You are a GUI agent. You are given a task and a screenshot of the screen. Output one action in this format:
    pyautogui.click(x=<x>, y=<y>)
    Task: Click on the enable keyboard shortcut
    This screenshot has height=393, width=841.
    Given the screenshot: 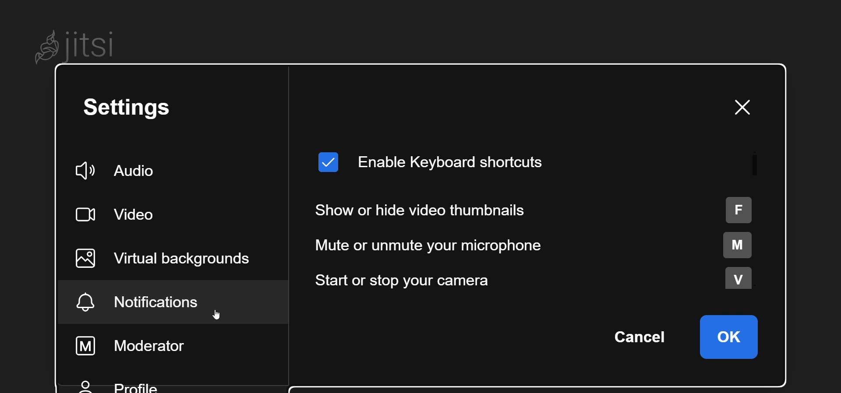 What is the action you would take?
    pyautogui.click(x=442, y=165)
    